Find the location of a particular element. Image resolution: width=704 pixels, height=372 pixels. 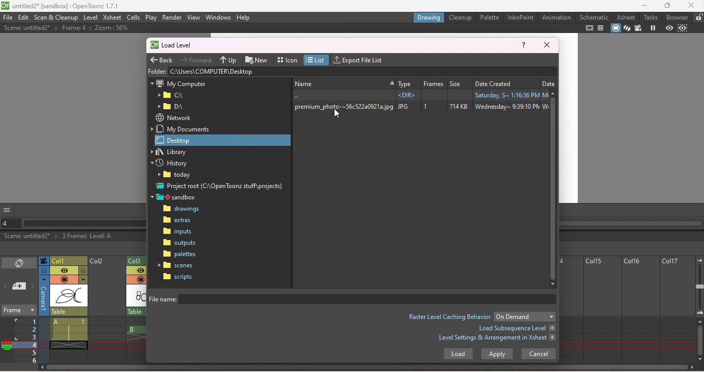

Outputs is located at coordinates (179, 243).